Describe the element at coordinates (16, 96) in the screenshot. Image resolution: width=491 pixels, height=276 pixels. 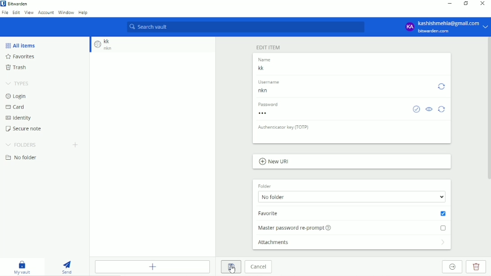
I see `Login` at that location.